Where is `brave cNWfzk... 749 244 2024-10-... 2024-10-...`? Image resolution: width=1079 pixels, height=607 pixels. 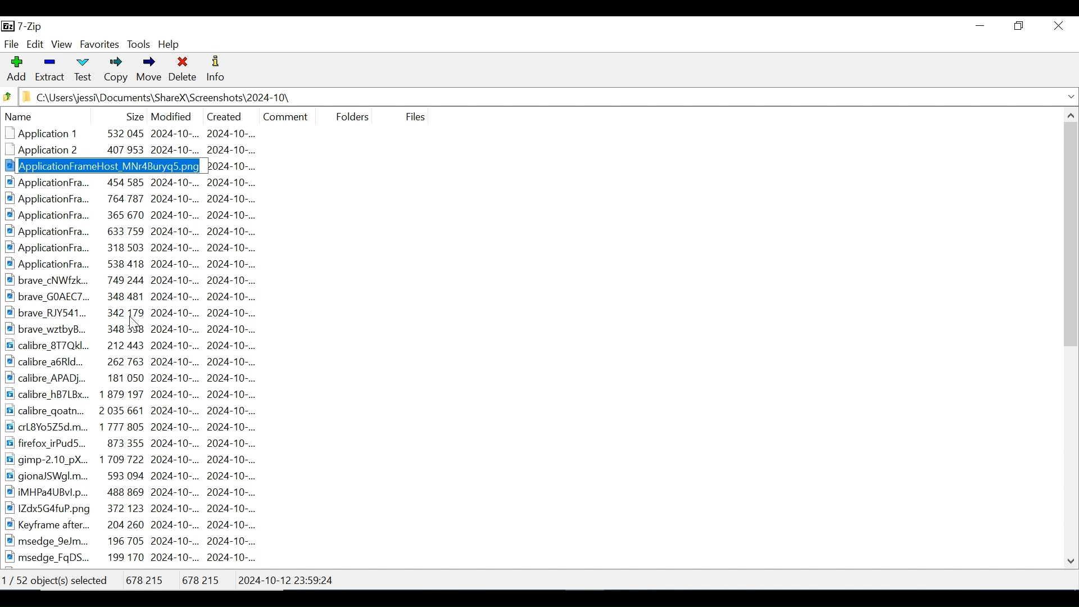 brave cNWfzk... 749 244 2024-10-... 2024-10-... is located at coordinates (138, 280).